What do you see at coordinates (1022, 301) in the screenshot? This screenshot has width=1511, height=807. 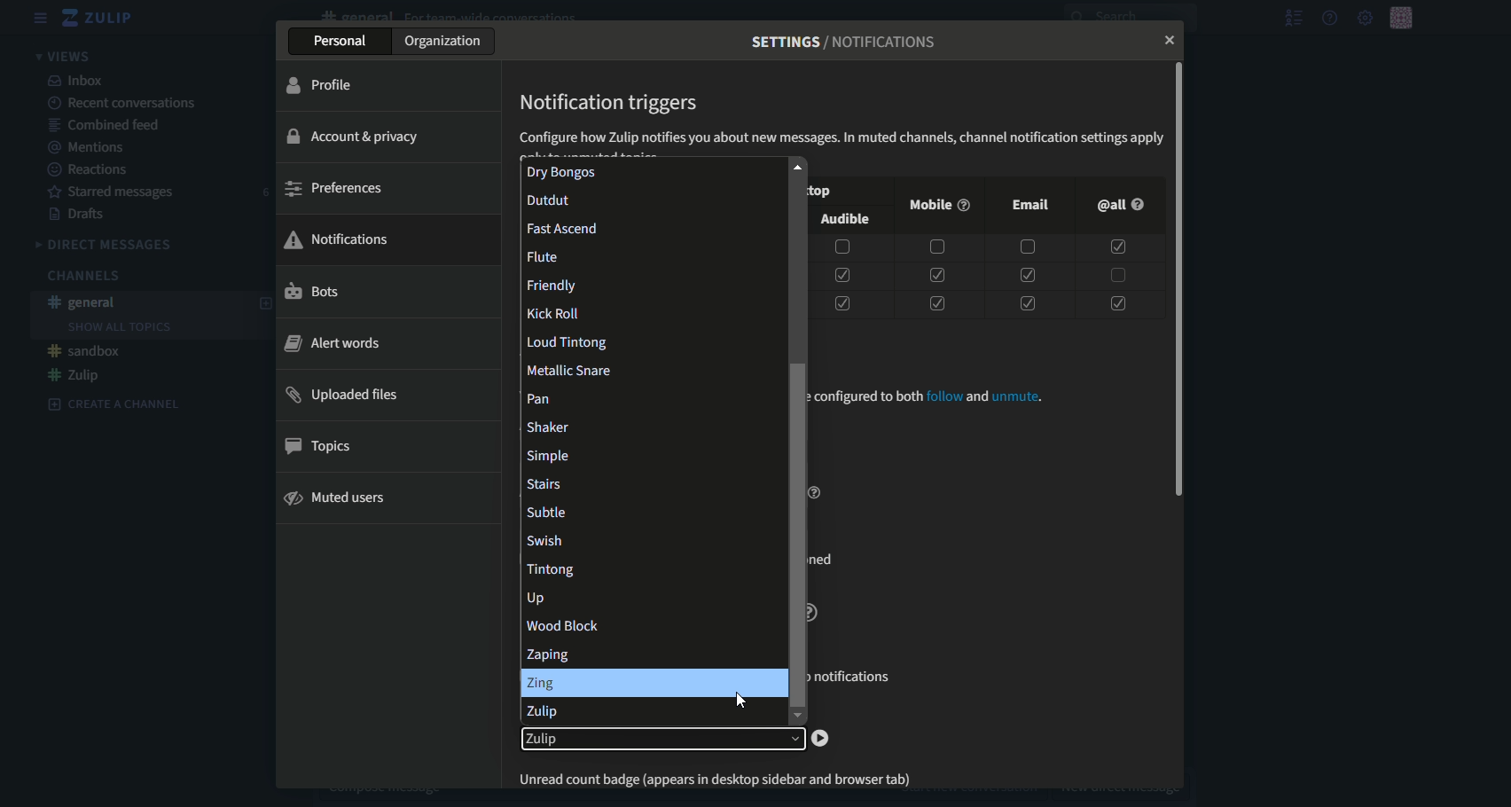 I see `checkbox` at bounding box center [1022, 301].